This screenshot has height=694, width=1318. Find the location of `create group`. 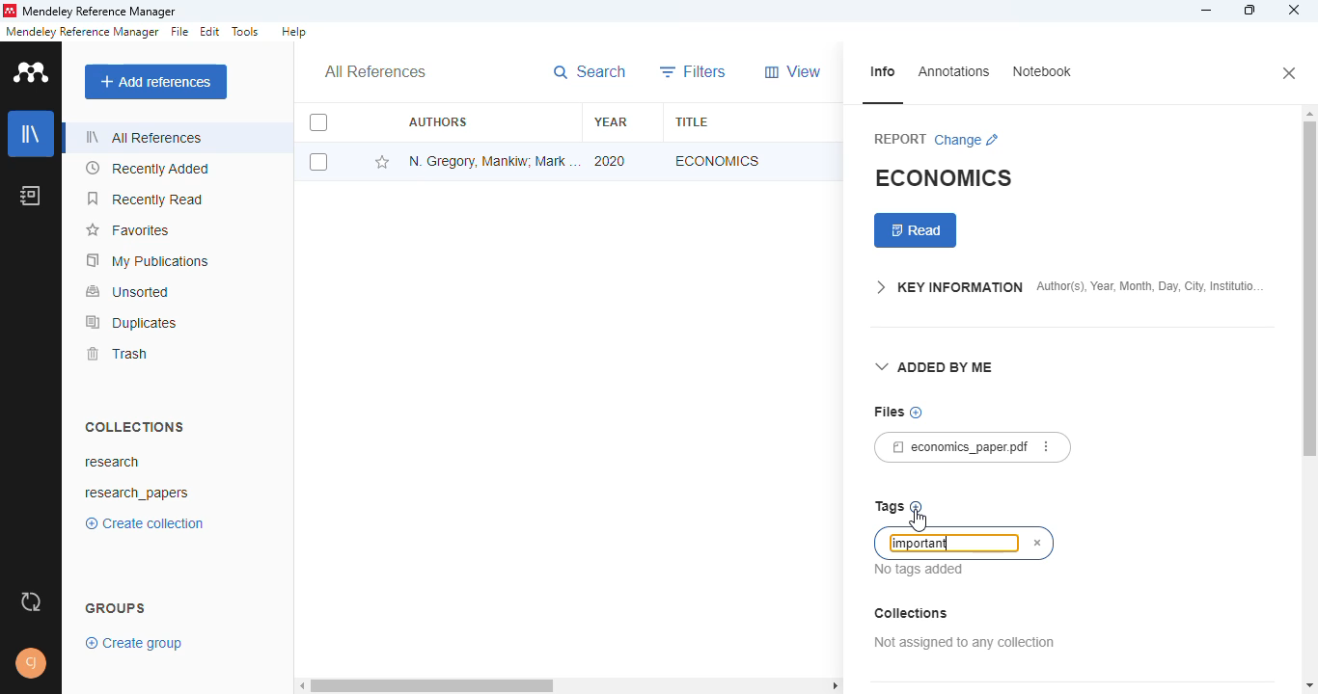

create group is located at coordinates (134, 644).